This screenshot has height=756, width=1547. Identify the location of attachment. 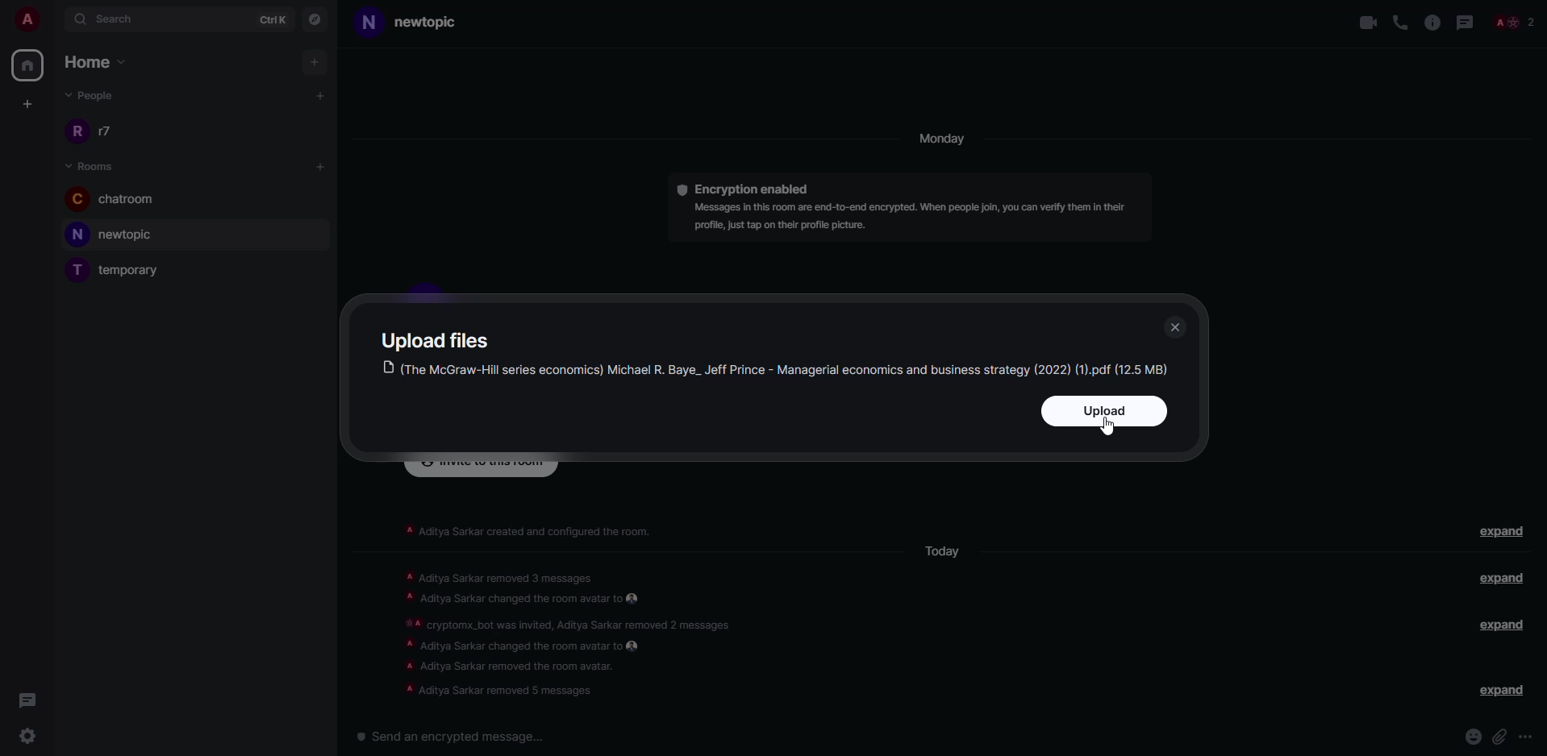
(1467, 737).